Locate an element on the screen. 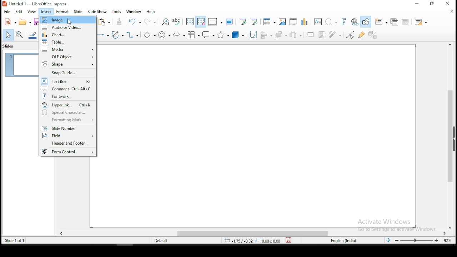  restore is located at coordinates (433, 4).